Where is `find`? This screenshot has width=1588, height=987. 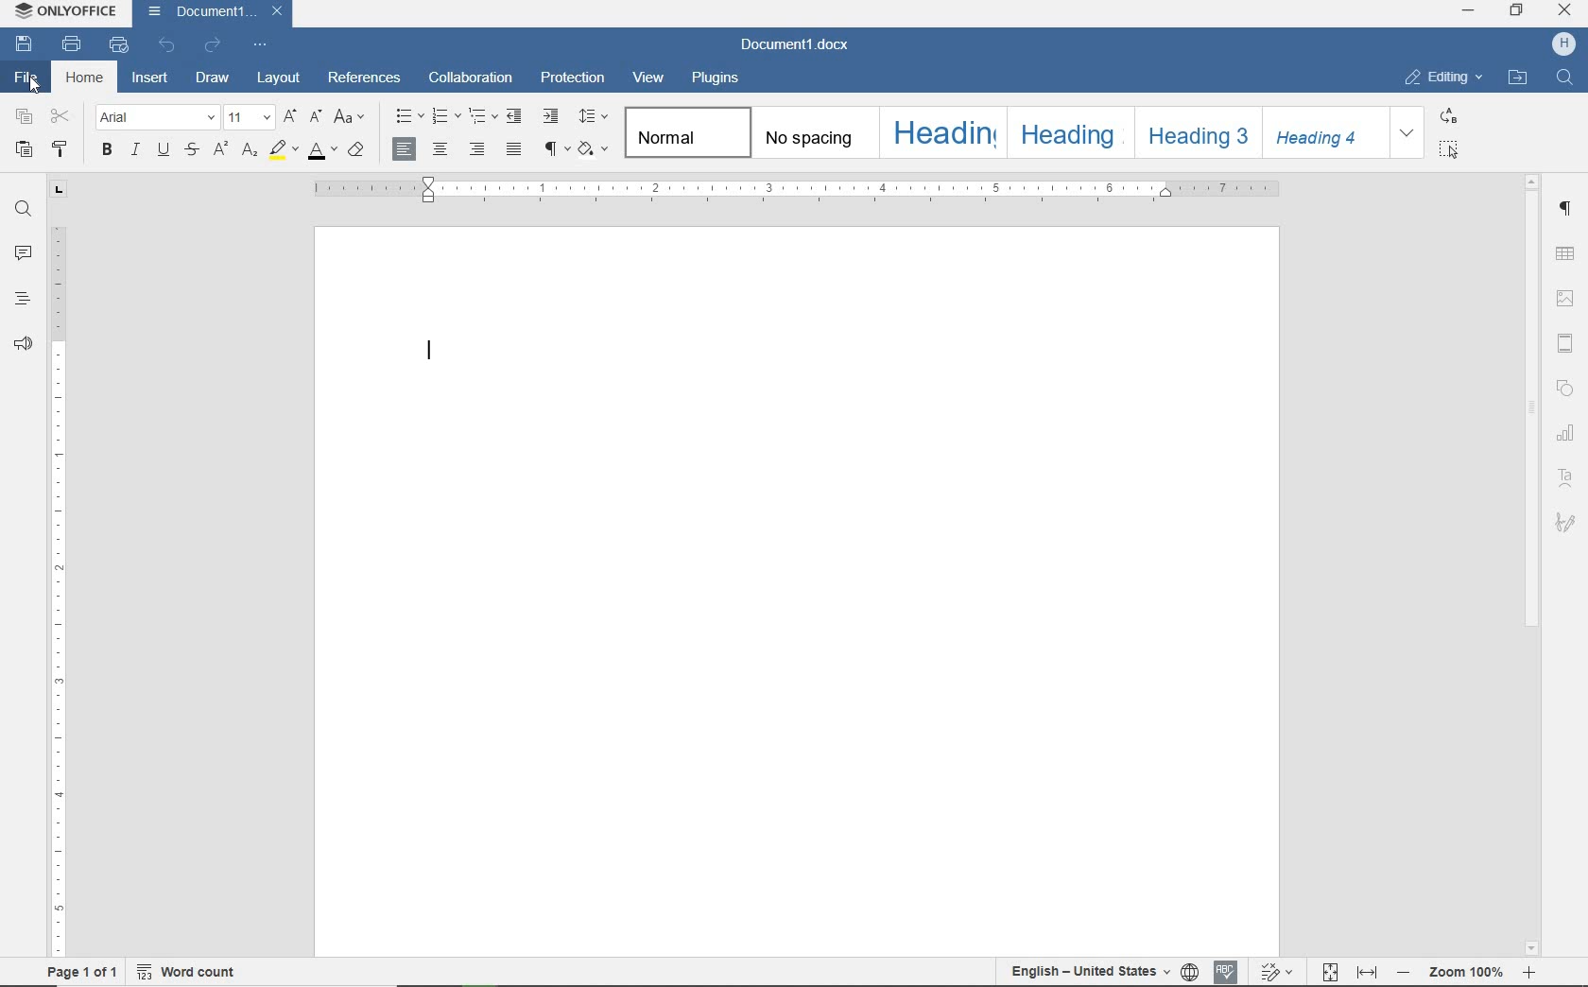
find is located at coordinates (24, 212).